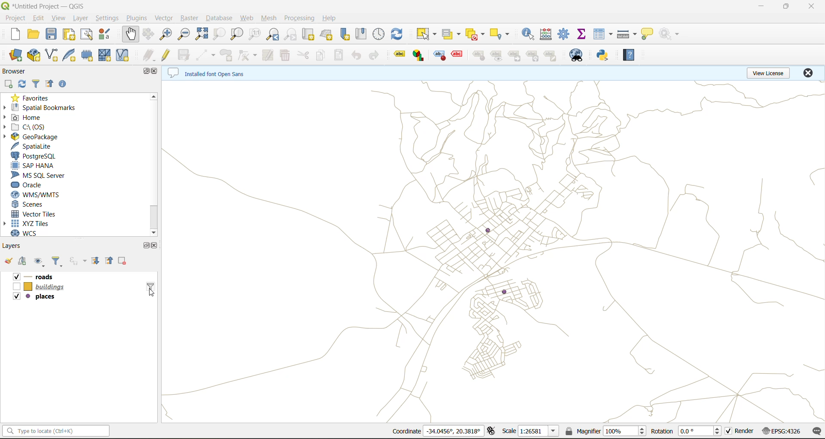  Describe the element at coordinates (78, 262) in the screenshot. I see `filter by expression` at that location.